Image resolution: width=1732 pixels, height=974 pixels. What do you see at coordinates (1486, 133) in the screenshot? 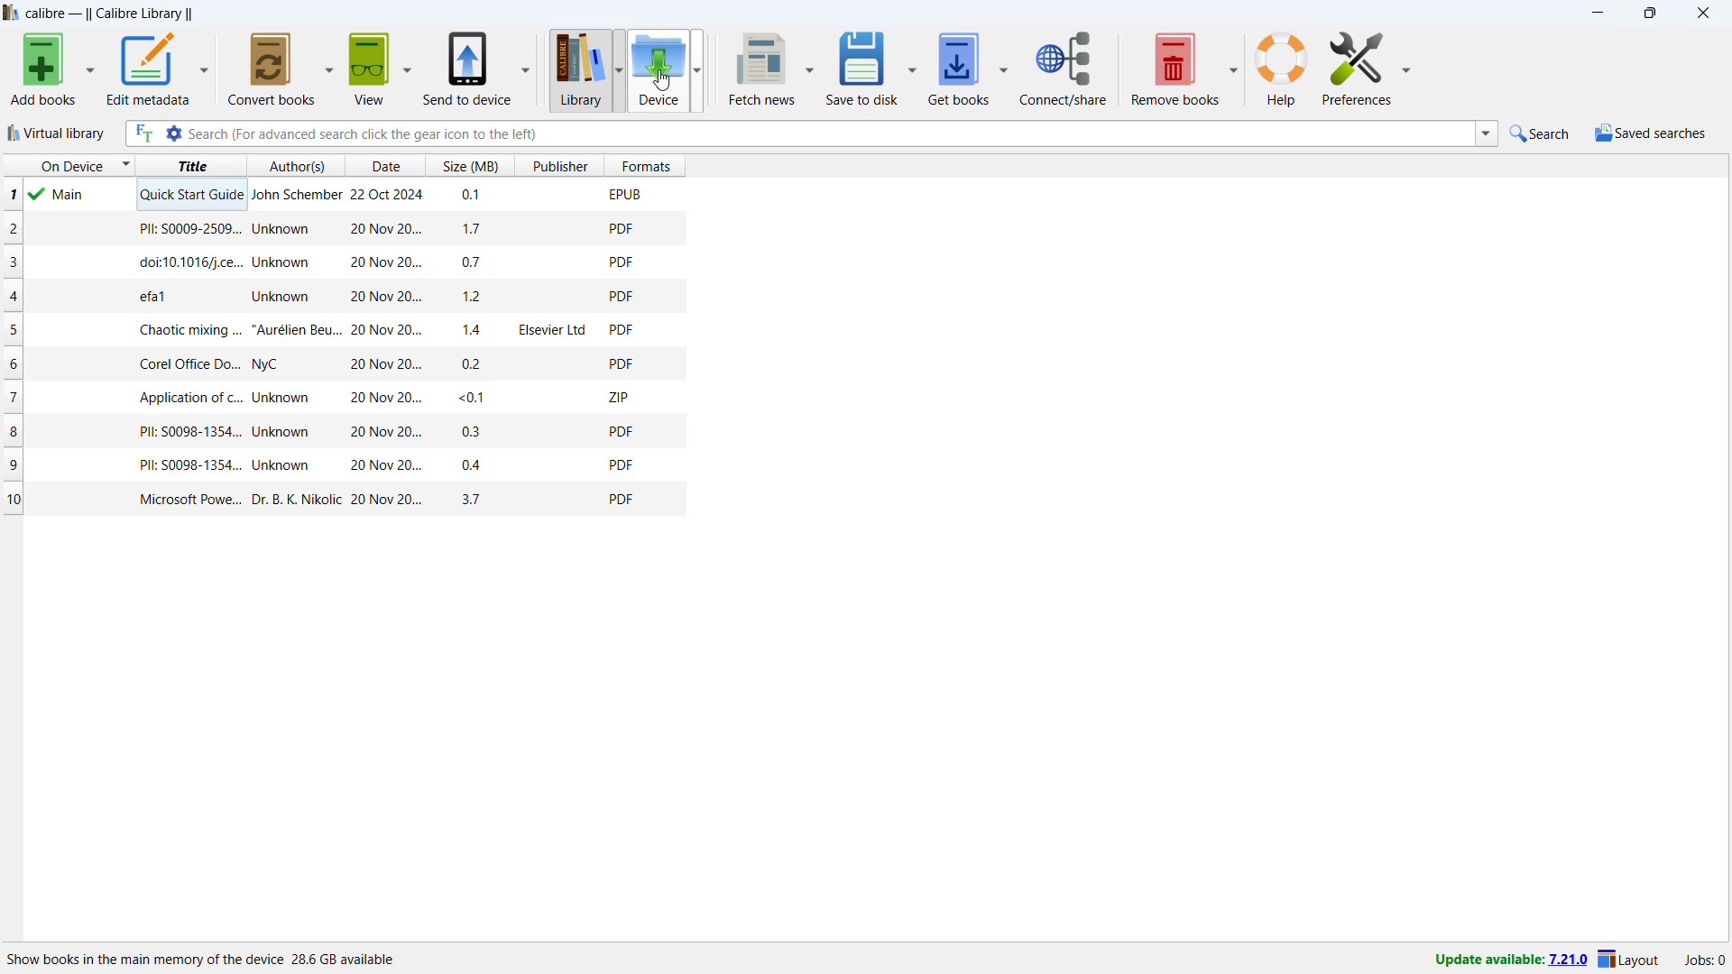
I see `search history` at bounding box center [1486, 133].